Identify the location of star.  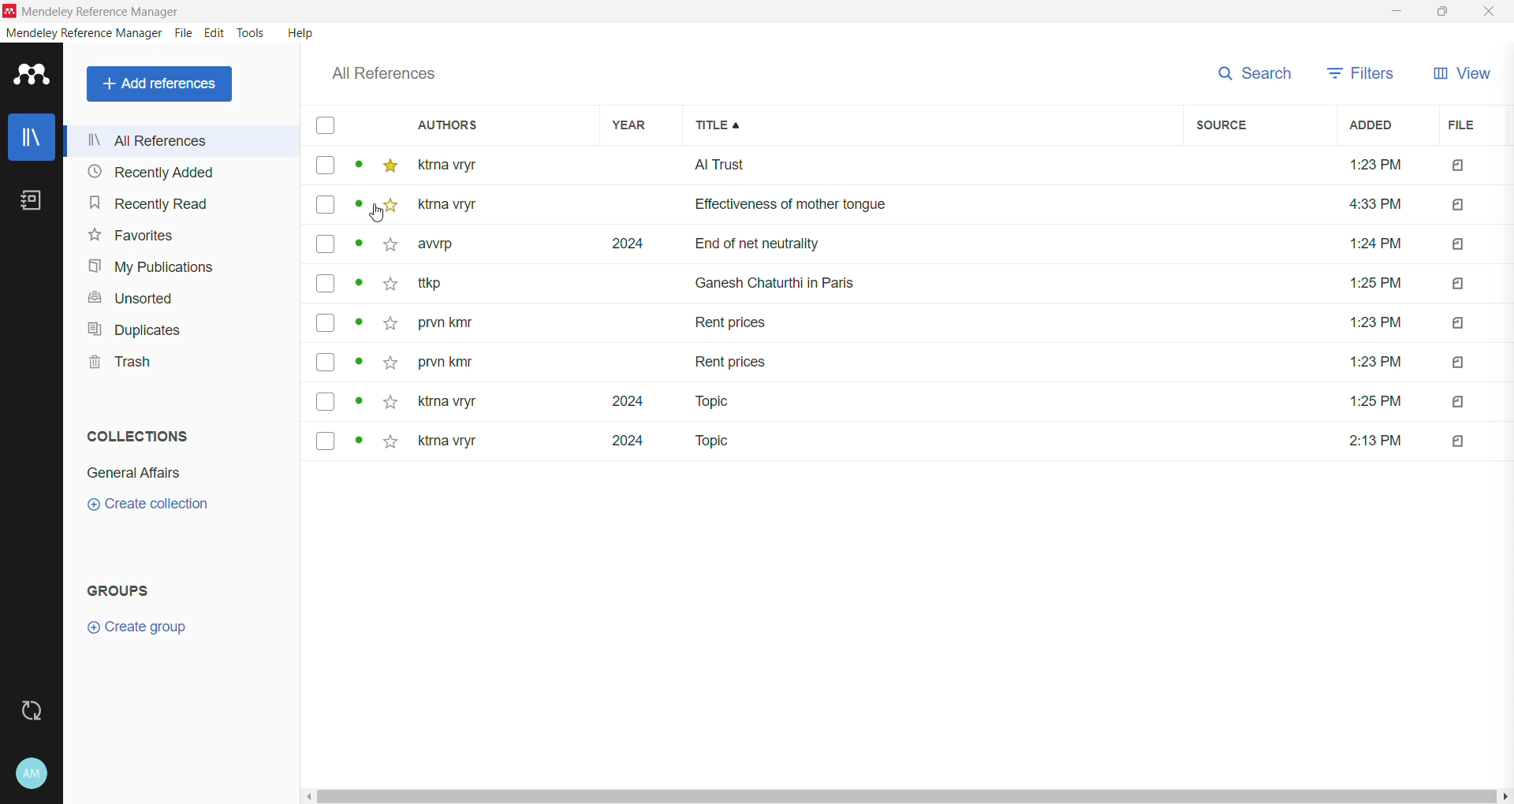
(386, 208).